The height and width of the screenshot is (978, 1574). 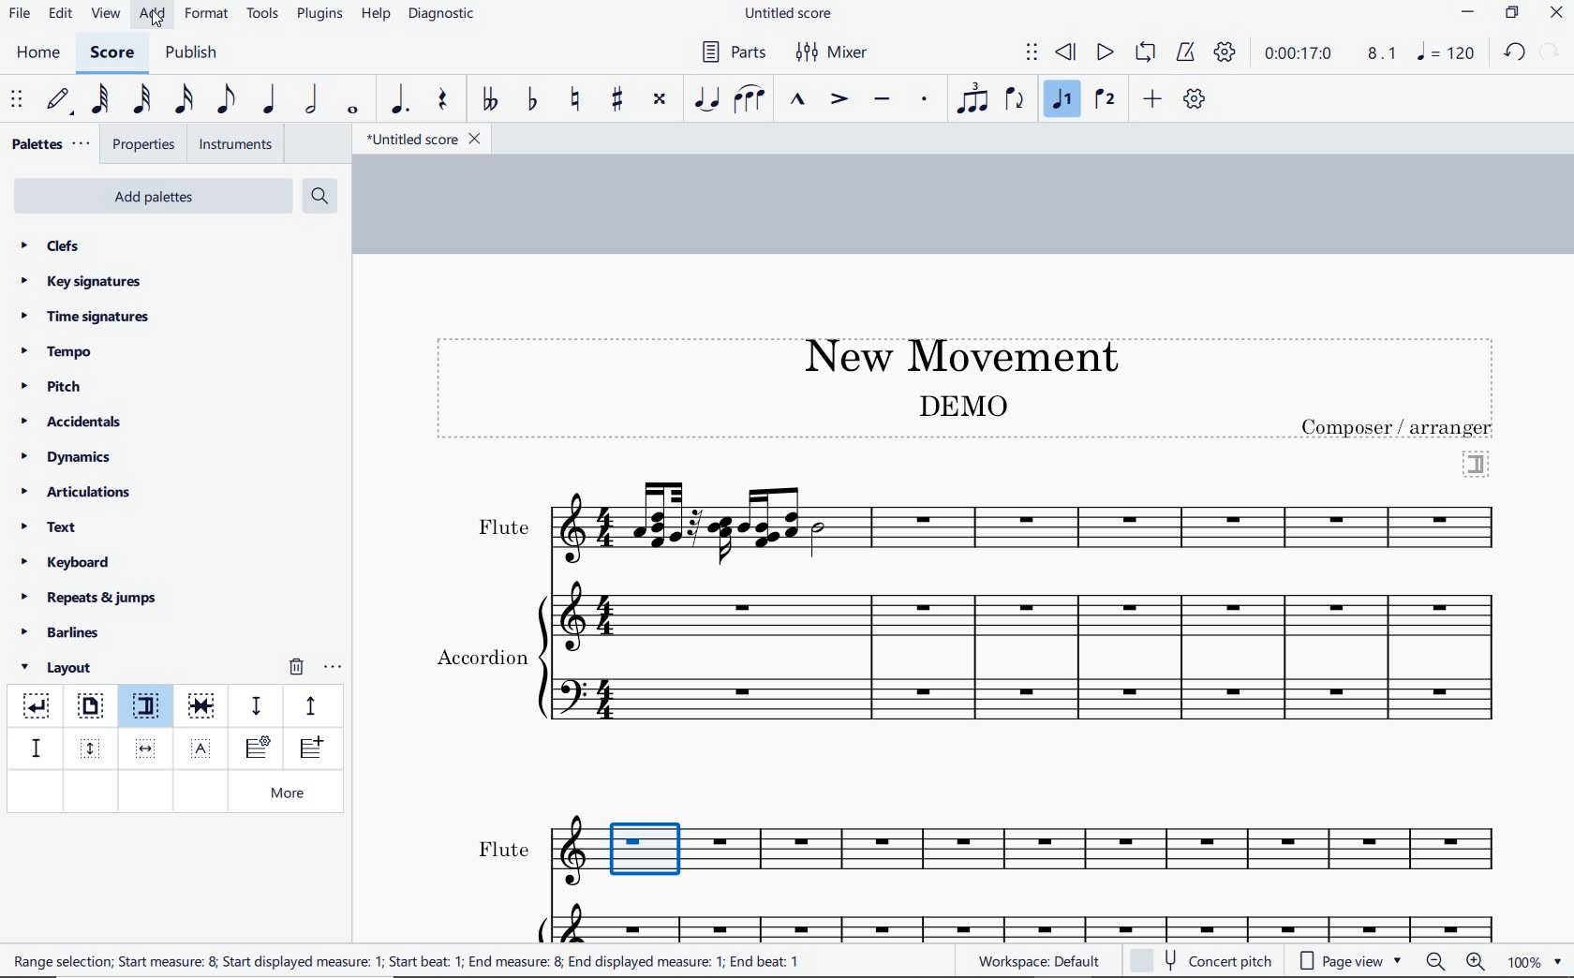 What do you see at coordinates (961, 405) in the screenshot?
I see `text` at bounding box center [961, 405].